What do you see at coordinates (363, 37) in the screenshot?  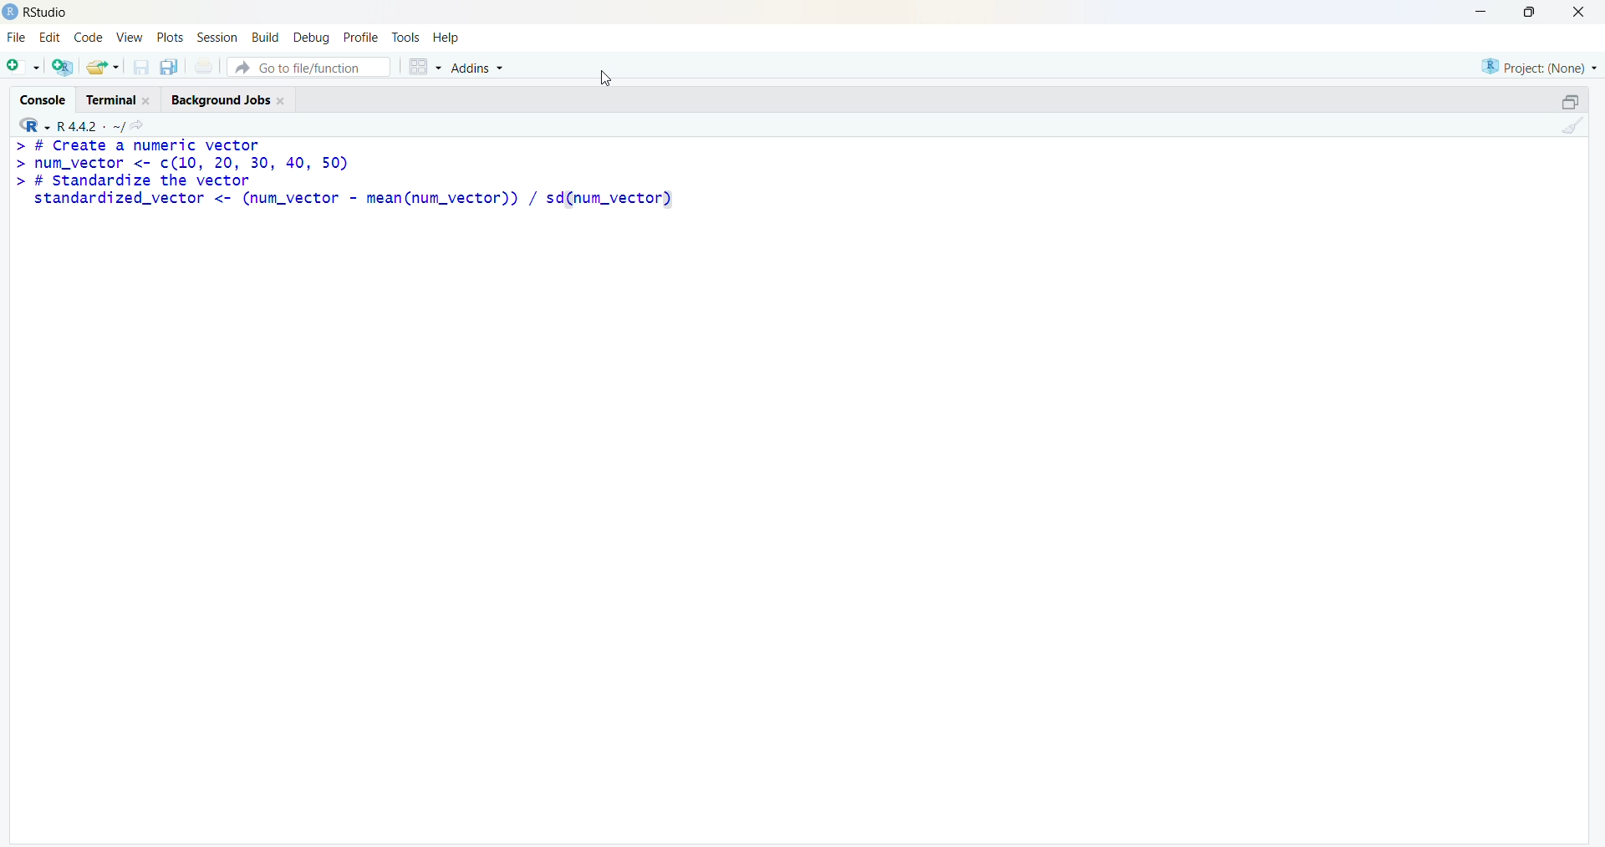 I see `profile` at bounding box center [363, 37].